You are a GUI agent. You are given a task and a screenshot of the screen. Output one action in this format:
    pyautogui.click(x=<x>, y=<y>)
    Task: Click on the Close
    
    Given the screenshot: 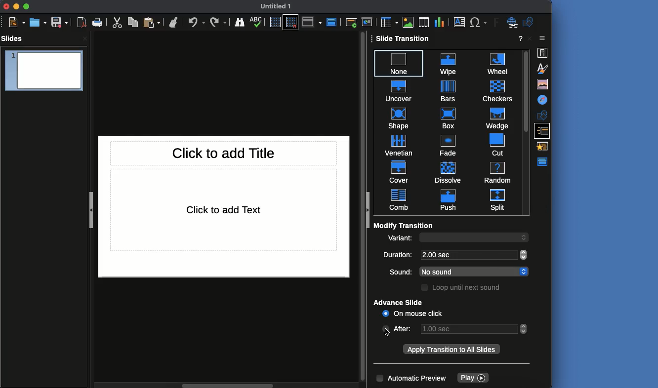 What is the action you would take?
    pyautogui.click(x=8, y=6)
    